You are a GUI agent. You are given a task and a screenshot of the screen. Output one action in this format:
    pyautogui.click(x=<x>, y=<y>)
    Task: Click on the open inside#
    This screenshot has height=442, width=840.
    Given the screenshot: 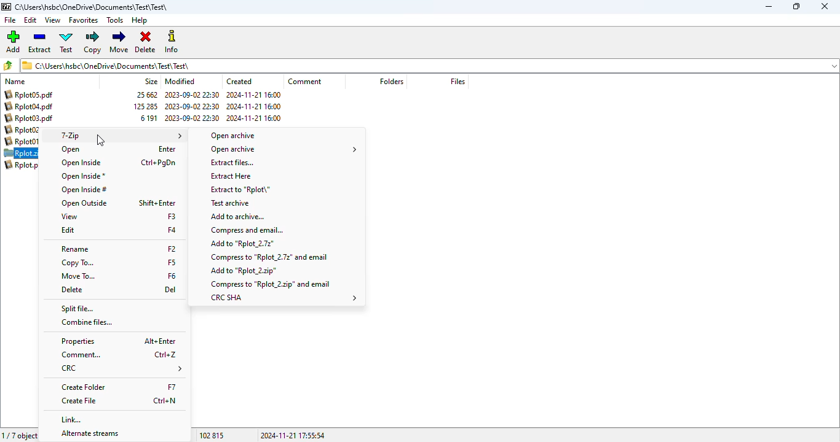 What is the action you would take?
    pyautogui.click(x=84, y=190)
    